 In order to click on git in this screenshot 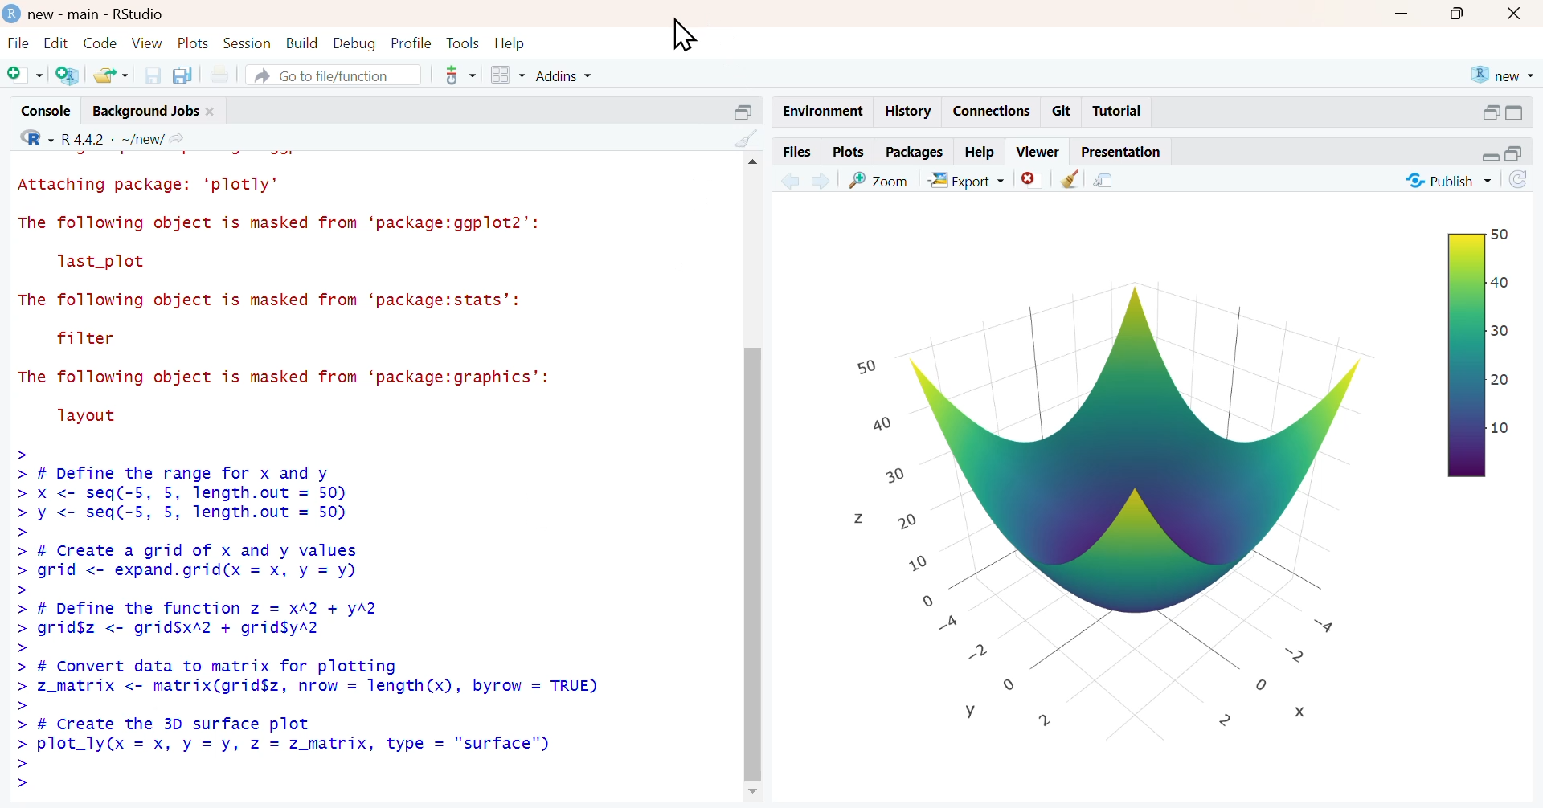, I will do `click(1062, 112)`.